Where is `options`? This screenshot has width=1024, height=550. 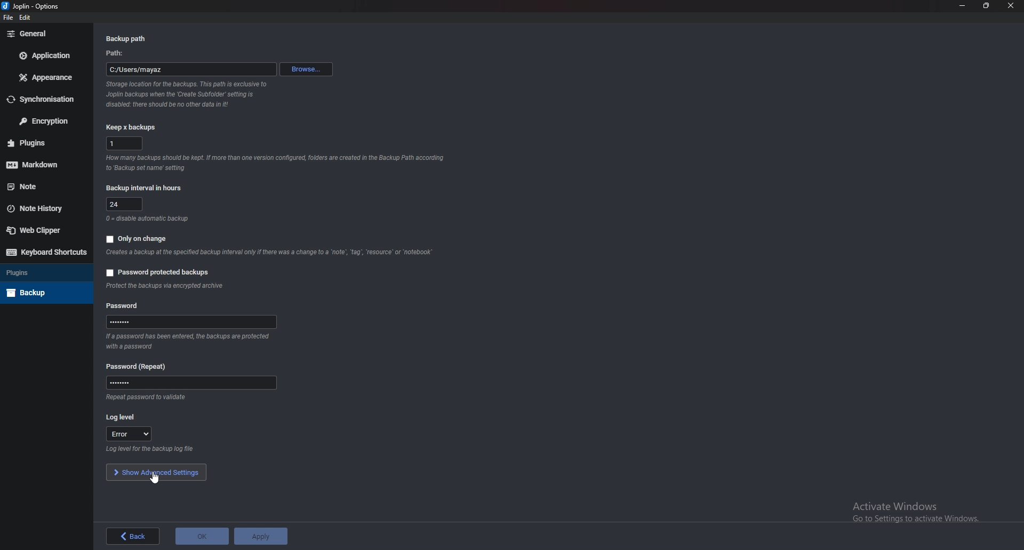 options is located at coordinates (49, 6).